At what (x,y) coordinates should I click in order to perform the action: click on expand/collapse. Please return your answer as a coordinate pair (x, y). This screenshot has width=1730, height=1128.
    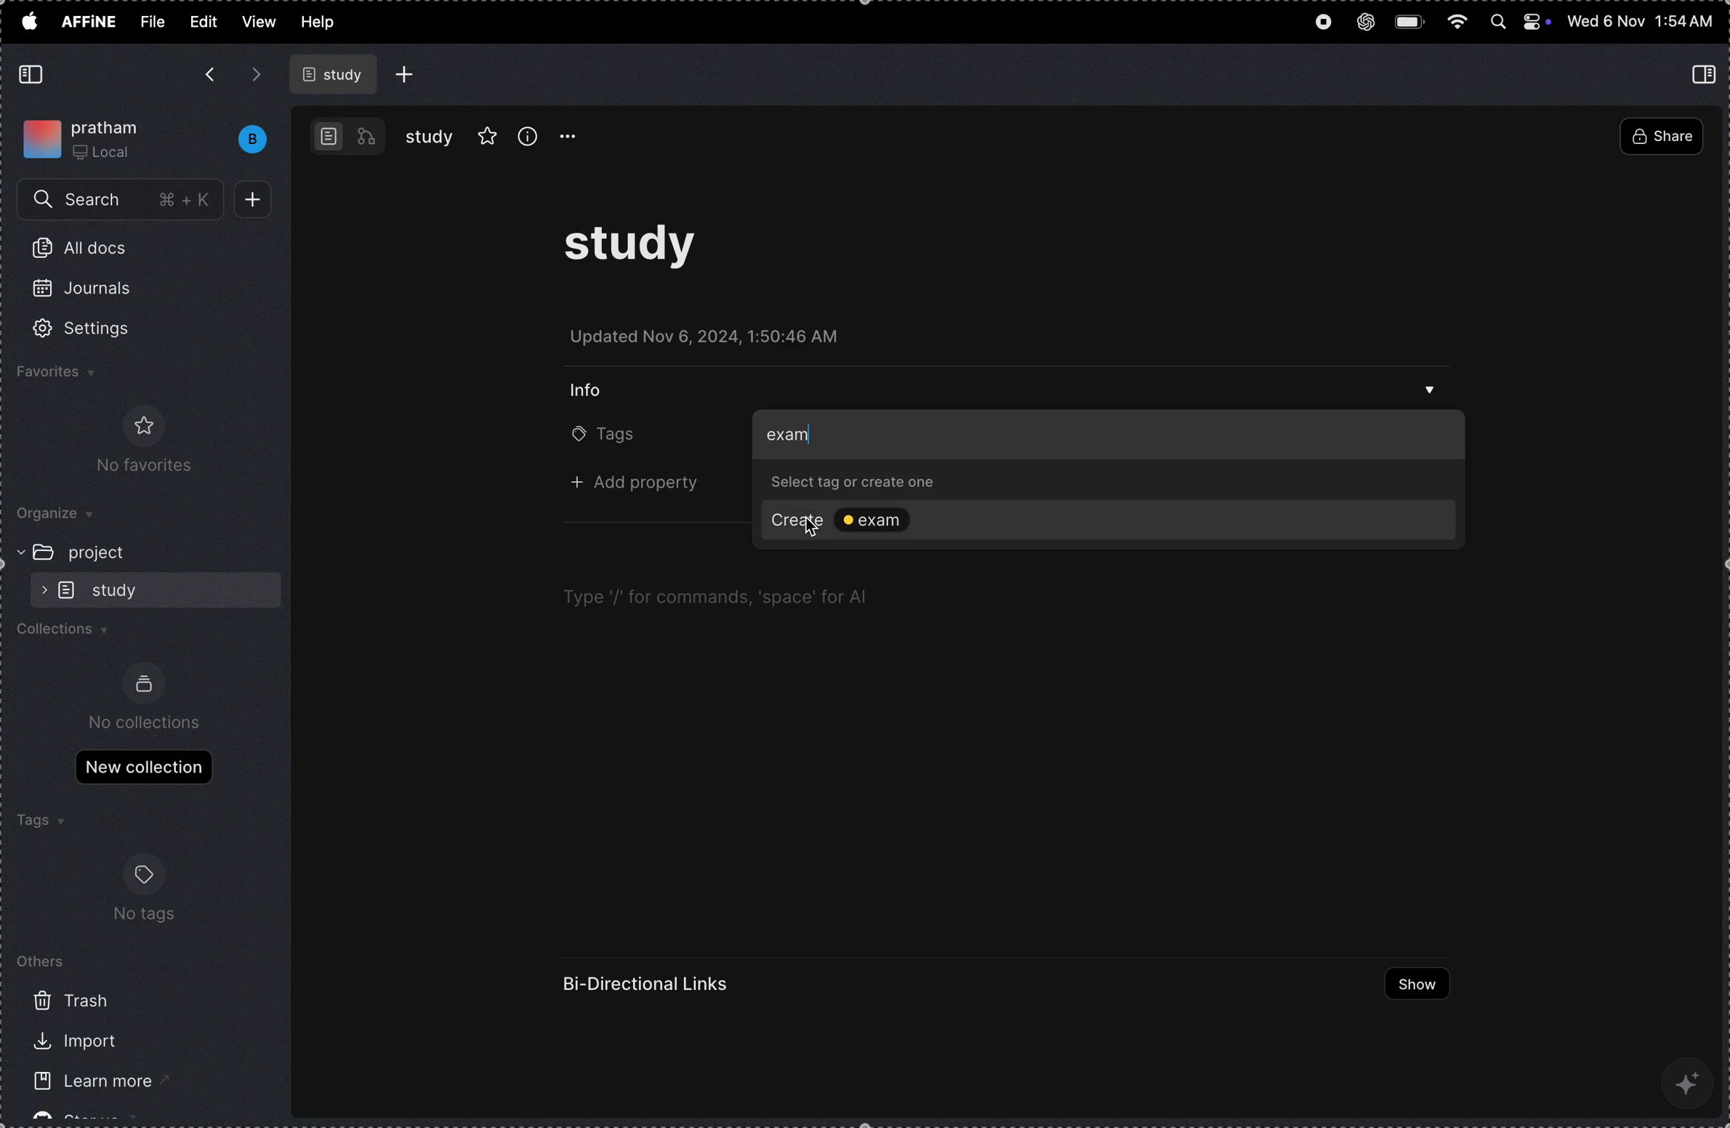
    Looking at the image, I should click on (39, 589).